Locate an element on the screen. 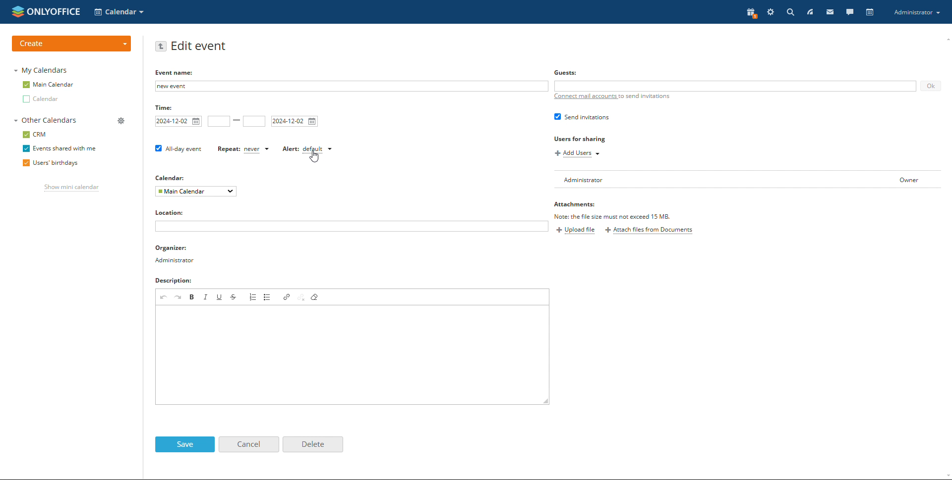 The height and width of the screenshot is (480, 952). search is located at coordinates (791, 12).